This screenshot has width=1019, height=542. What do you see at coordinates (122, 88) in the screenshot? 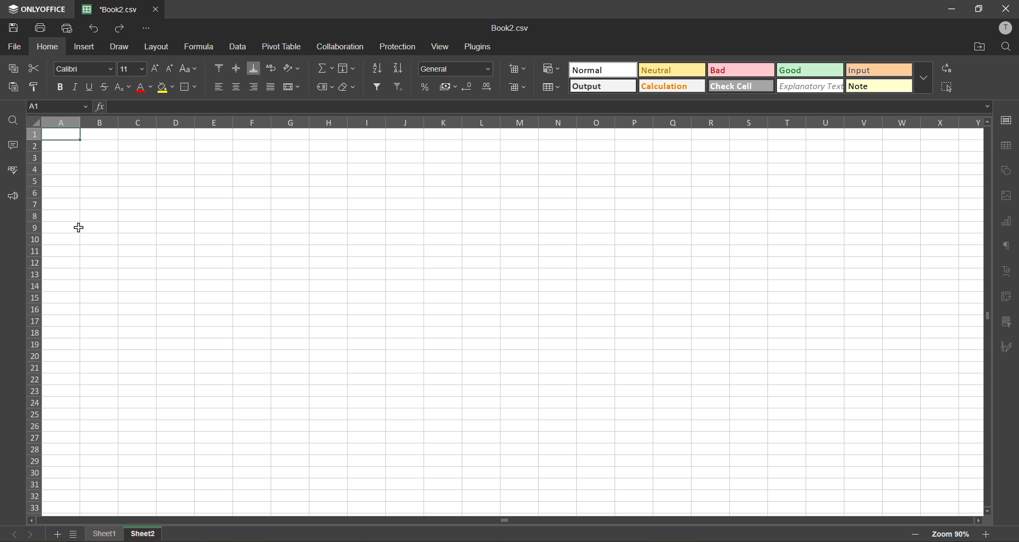
I see `sub\superscript` at bounding box center [122, 88].